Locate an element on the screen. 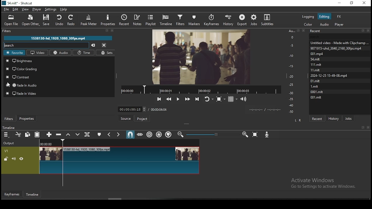  video track is located at coordinates (100, 160).